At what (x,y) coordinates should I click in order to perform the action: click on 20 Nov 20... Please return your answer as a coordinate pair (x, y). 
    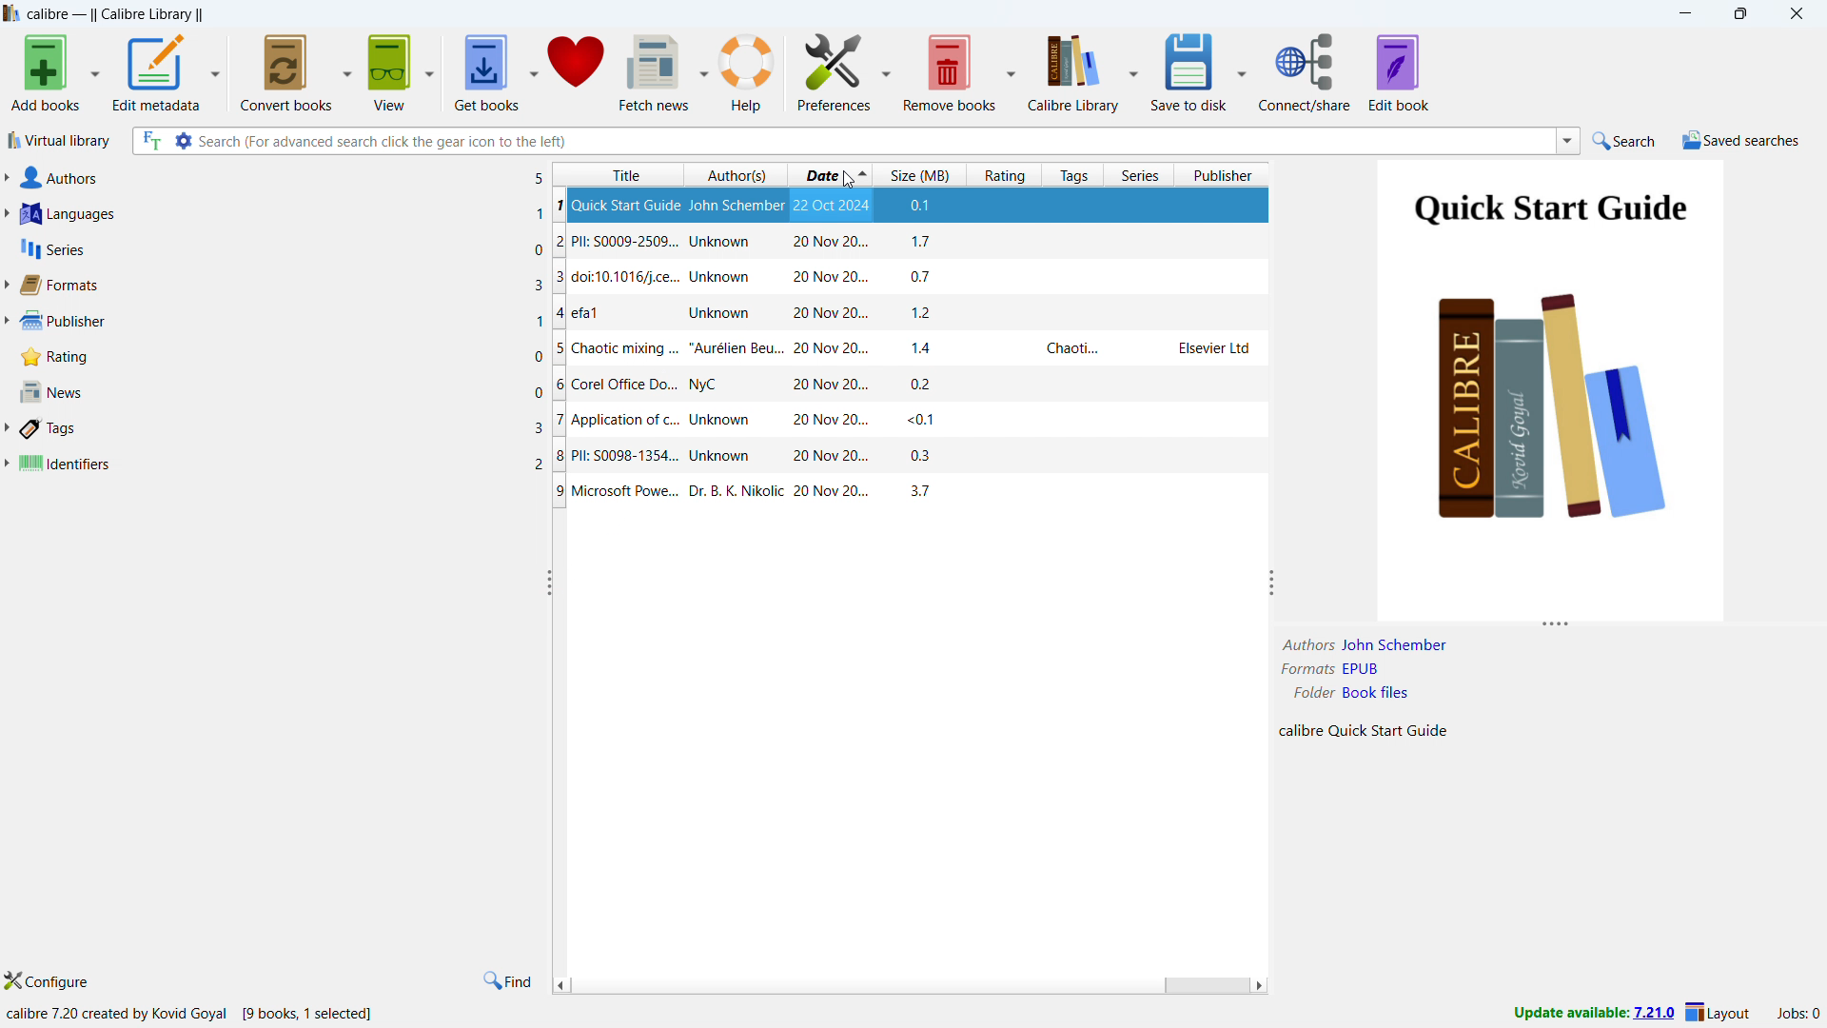
    Looking at the image, I should click on (831, 278).